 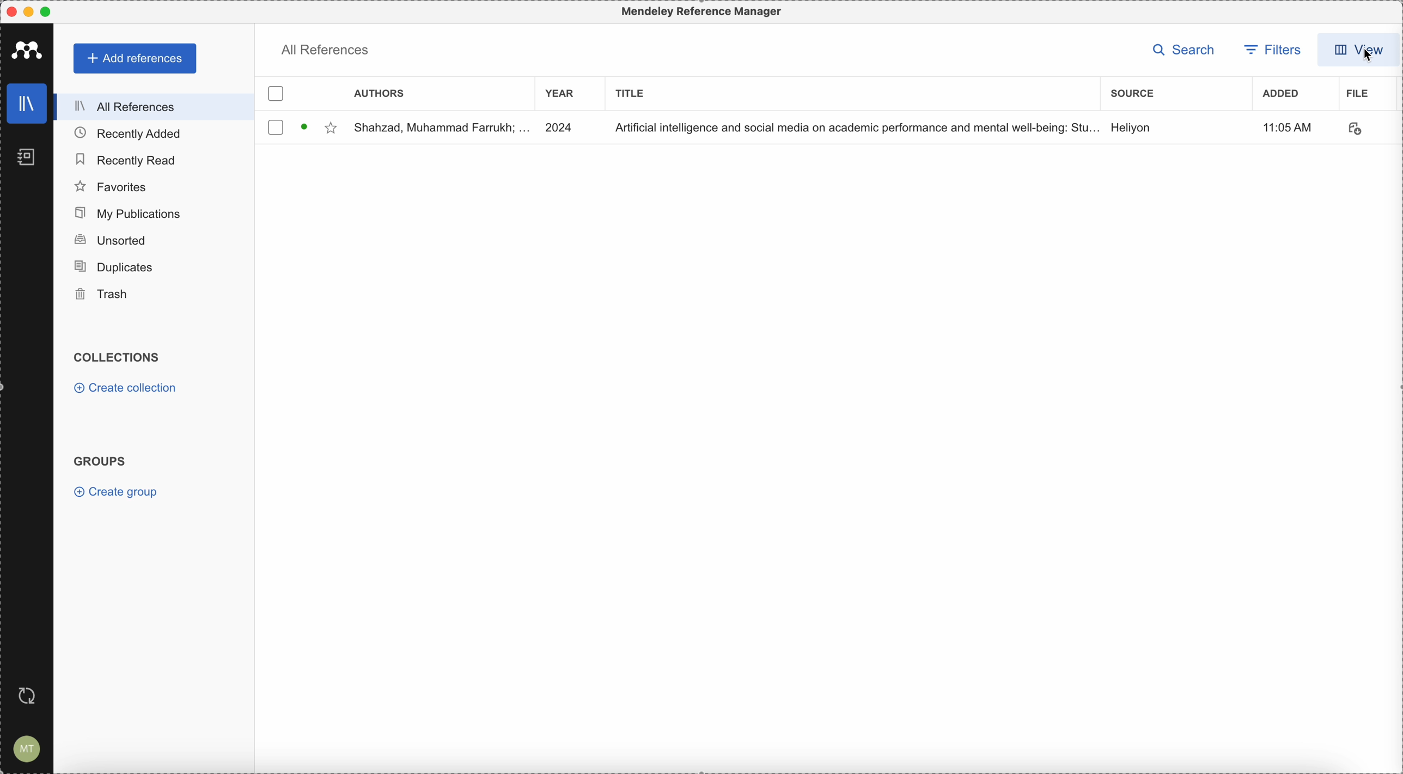 What do you see at coordinates (1359, 92) in the screenshot?
I see `file` at bounding box center [1359, 92].